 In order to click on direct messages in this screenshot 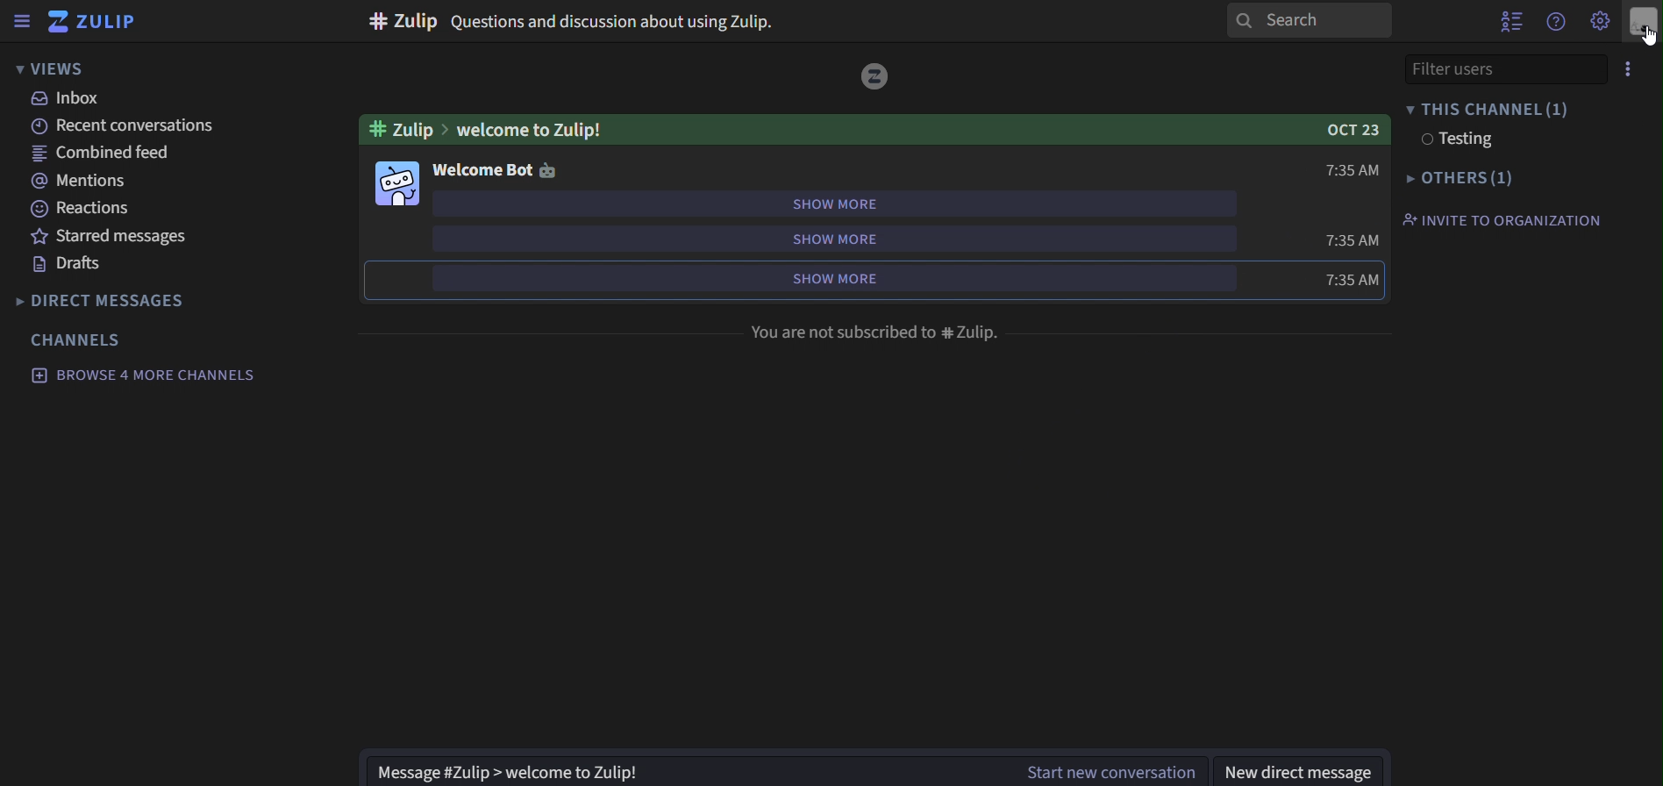, I will do `click(125, 300)`.